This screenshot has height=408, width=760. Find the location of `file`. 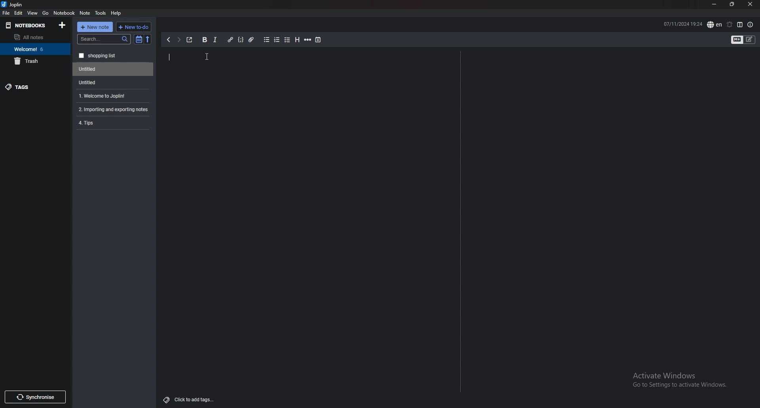

file is located at coordinates (6, 13).